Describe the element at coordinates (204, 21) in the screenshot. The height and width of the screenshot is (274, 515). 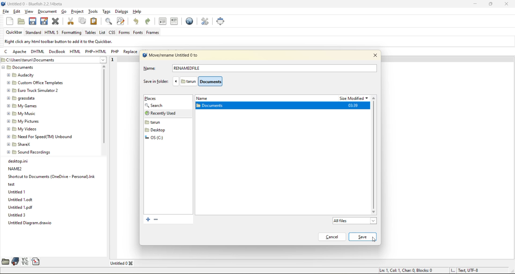
I see `edit preferences` at that location.